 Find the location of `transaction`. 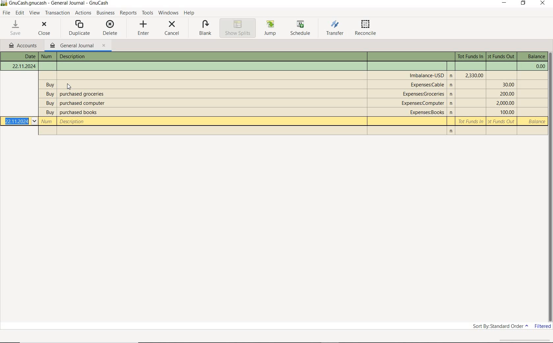

transaction is located at coordinates (57, 13).